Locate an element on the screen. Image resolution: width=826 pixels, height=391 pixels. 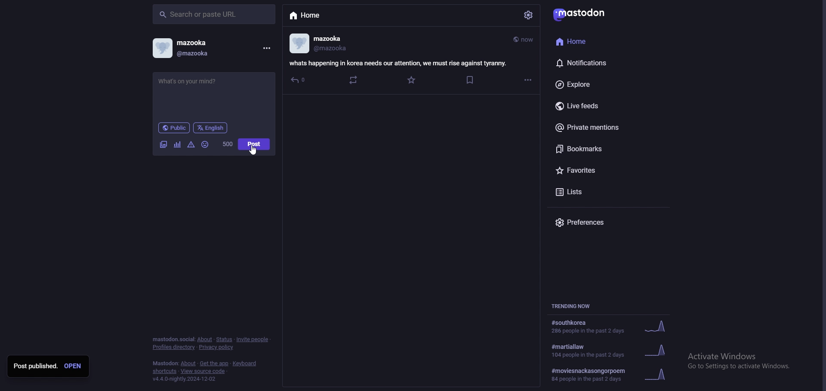
mastodon social is located at coordinates (172, 339).